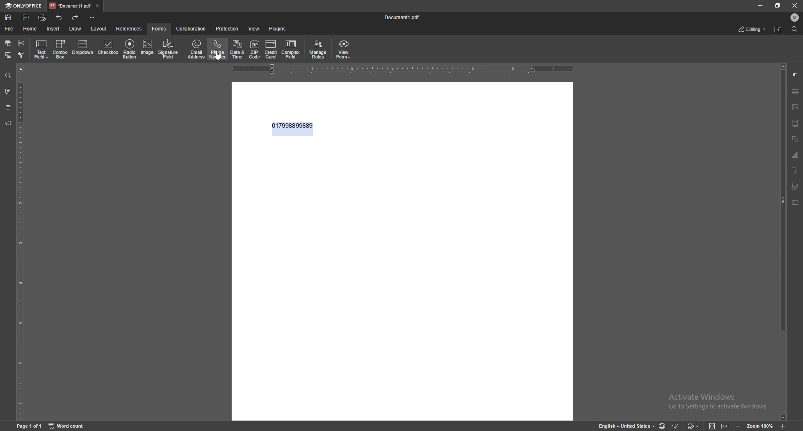  What do you see at coordinates (191, 29) in the screenshot?
I see `collaboration` at bounding box center [191, 29].